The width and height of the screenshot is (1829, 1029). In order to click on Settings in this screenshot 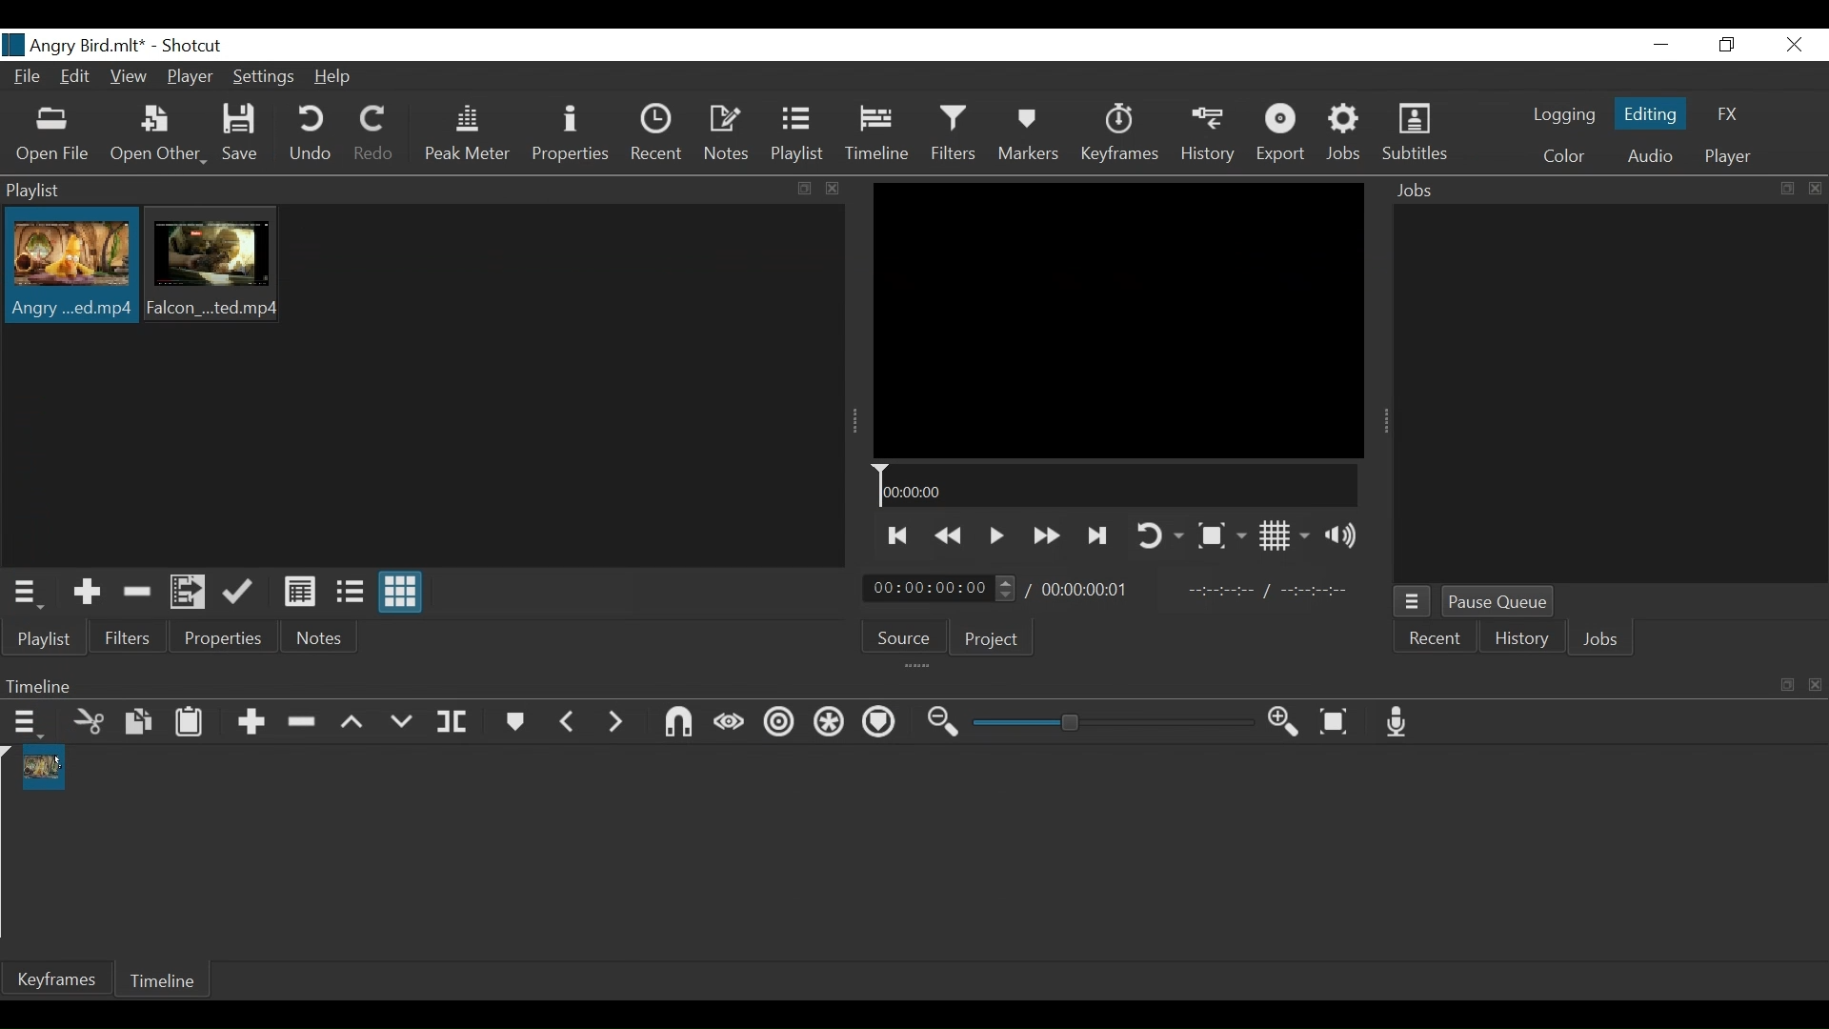, I will do `click(267, 78)`.